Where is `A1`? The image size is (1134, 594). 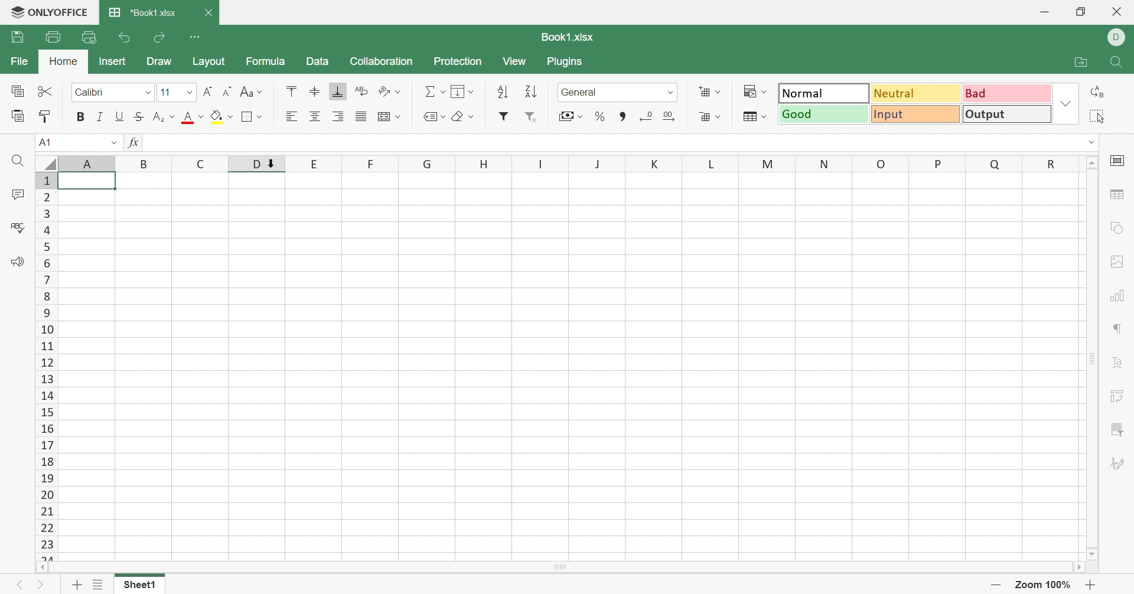 A1 is located at coordinates (52, 142).